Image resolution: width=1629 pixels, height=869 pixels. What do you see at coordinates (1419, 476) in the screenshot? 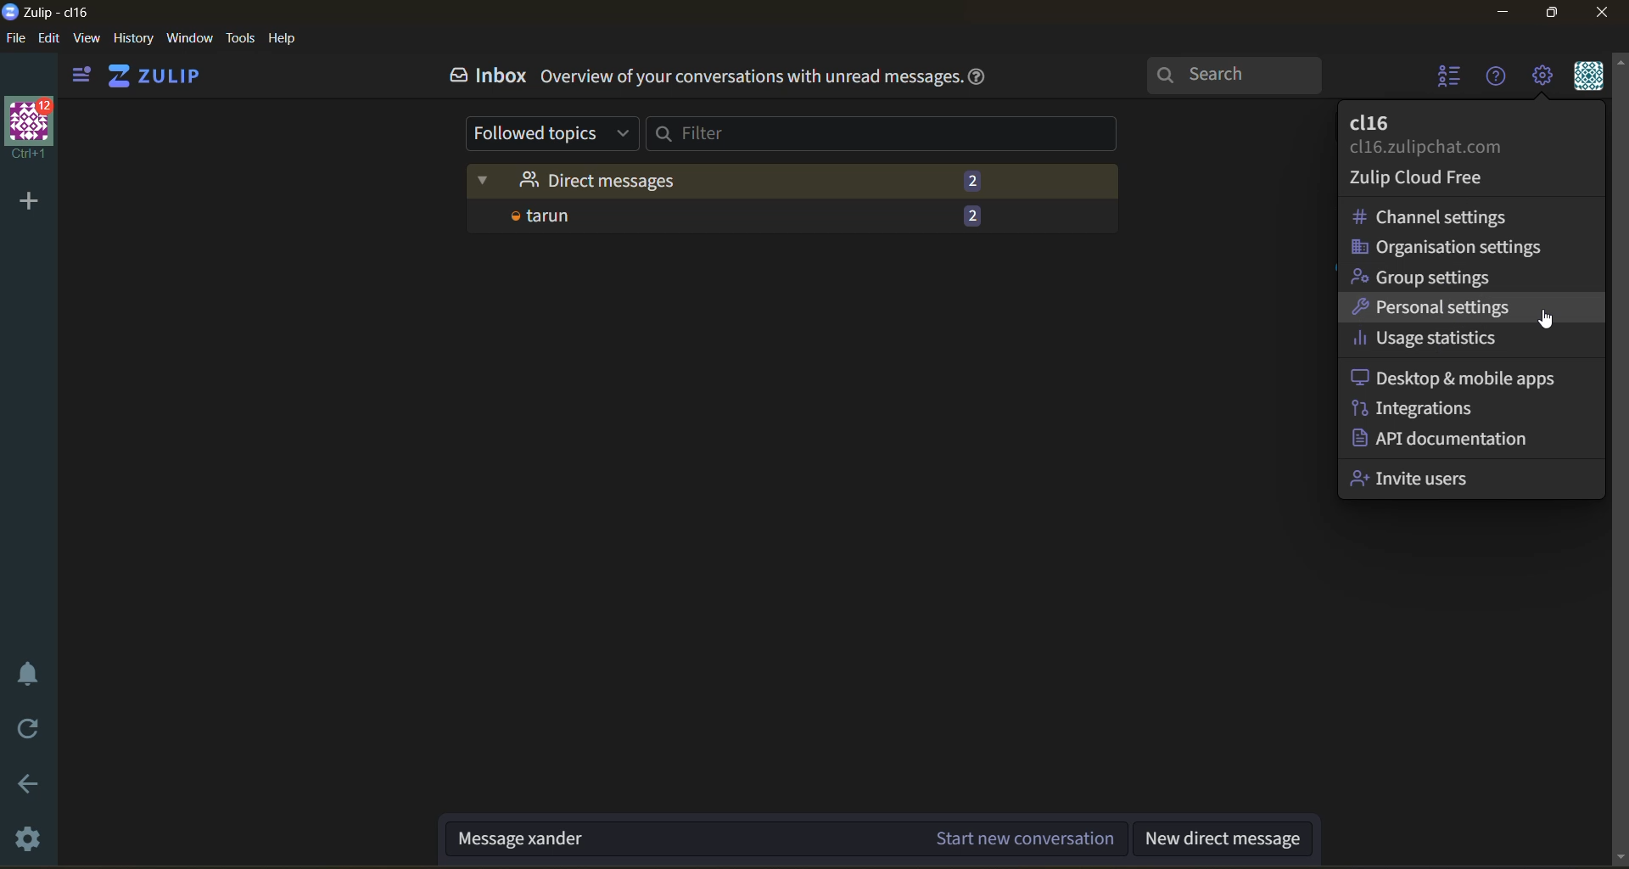
I see `invite users` at bounding box center [1419, 476].